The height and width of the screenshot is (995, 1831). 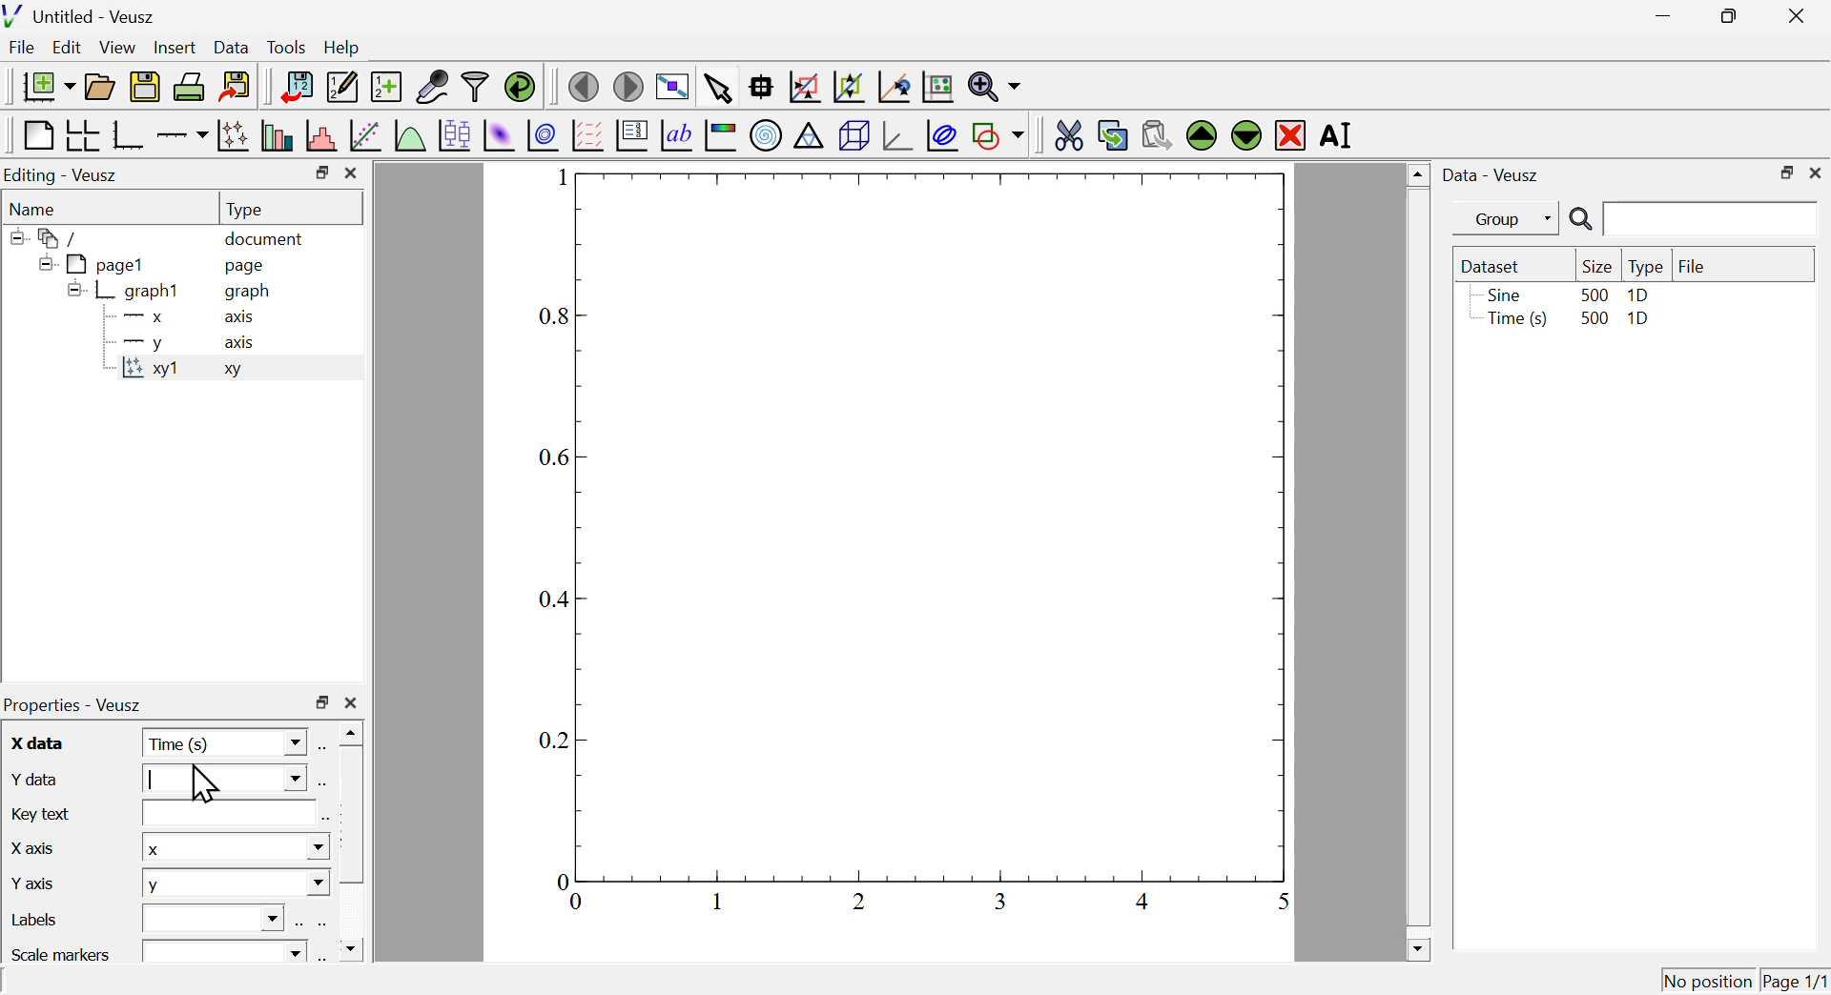 What do you see at coordinates (557, 317) in the screenshot?
I see `0.8` at bounding box center [557, 317].